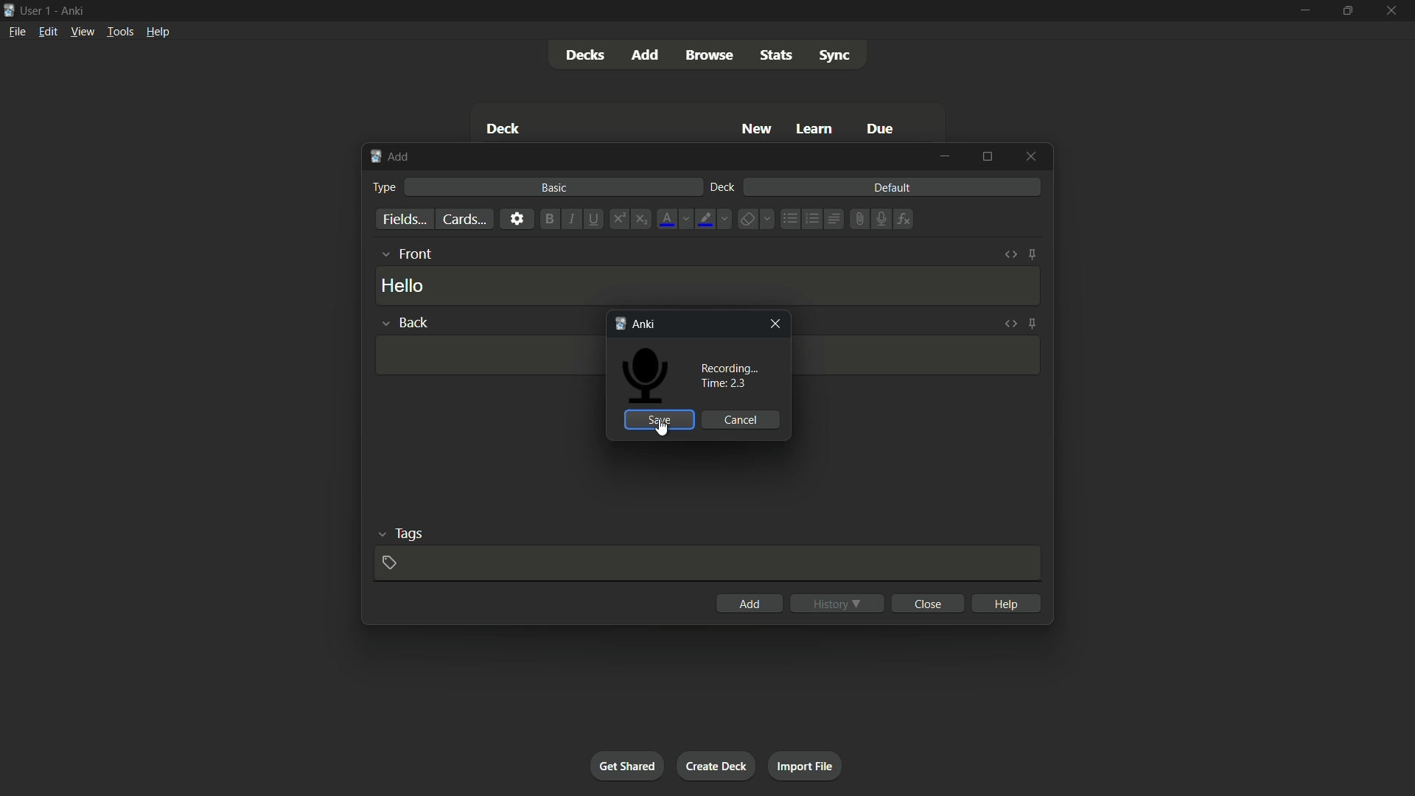 The image size is (1415, 796). I want to click on recording time : 2.3, so click(725, 376).